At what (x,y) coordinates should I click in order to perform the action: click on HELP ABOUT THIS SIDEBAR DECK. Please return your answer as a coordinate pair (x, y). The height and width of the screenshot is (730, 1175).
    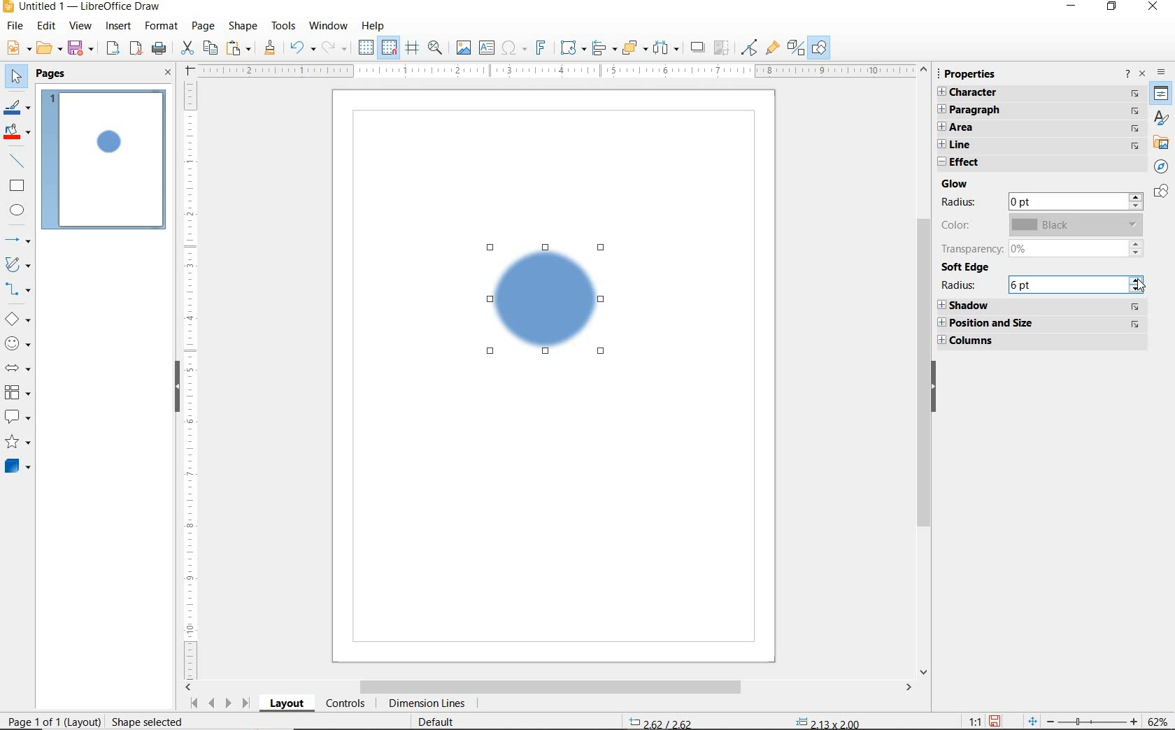
    Looking at the image, I should click on (1127, 75).